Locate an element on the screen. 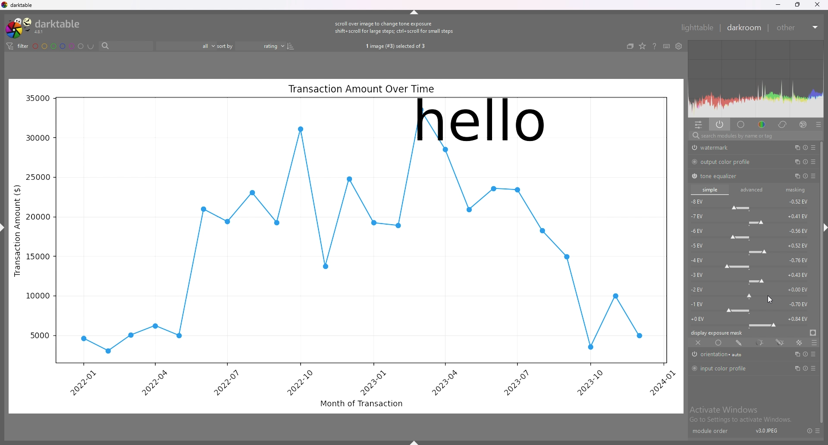  graph line is located at coordinates (364, 254).